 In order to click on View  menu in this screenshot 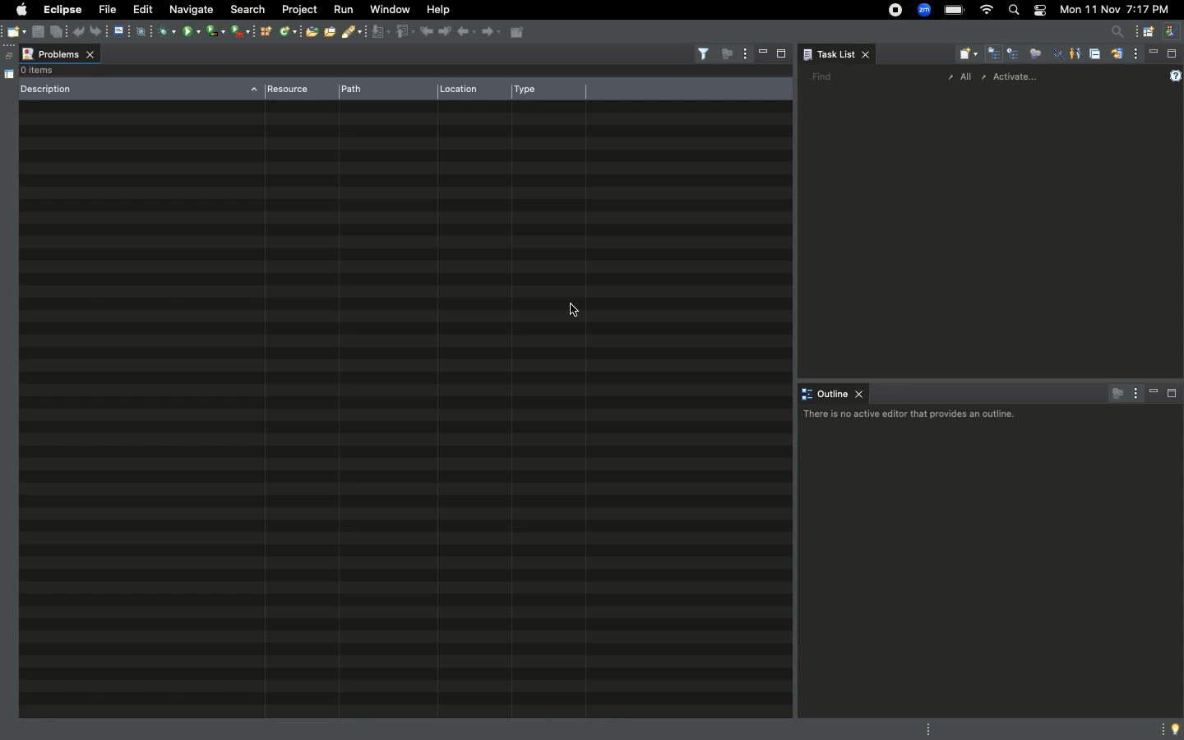, I will do `click(742, 54)`.